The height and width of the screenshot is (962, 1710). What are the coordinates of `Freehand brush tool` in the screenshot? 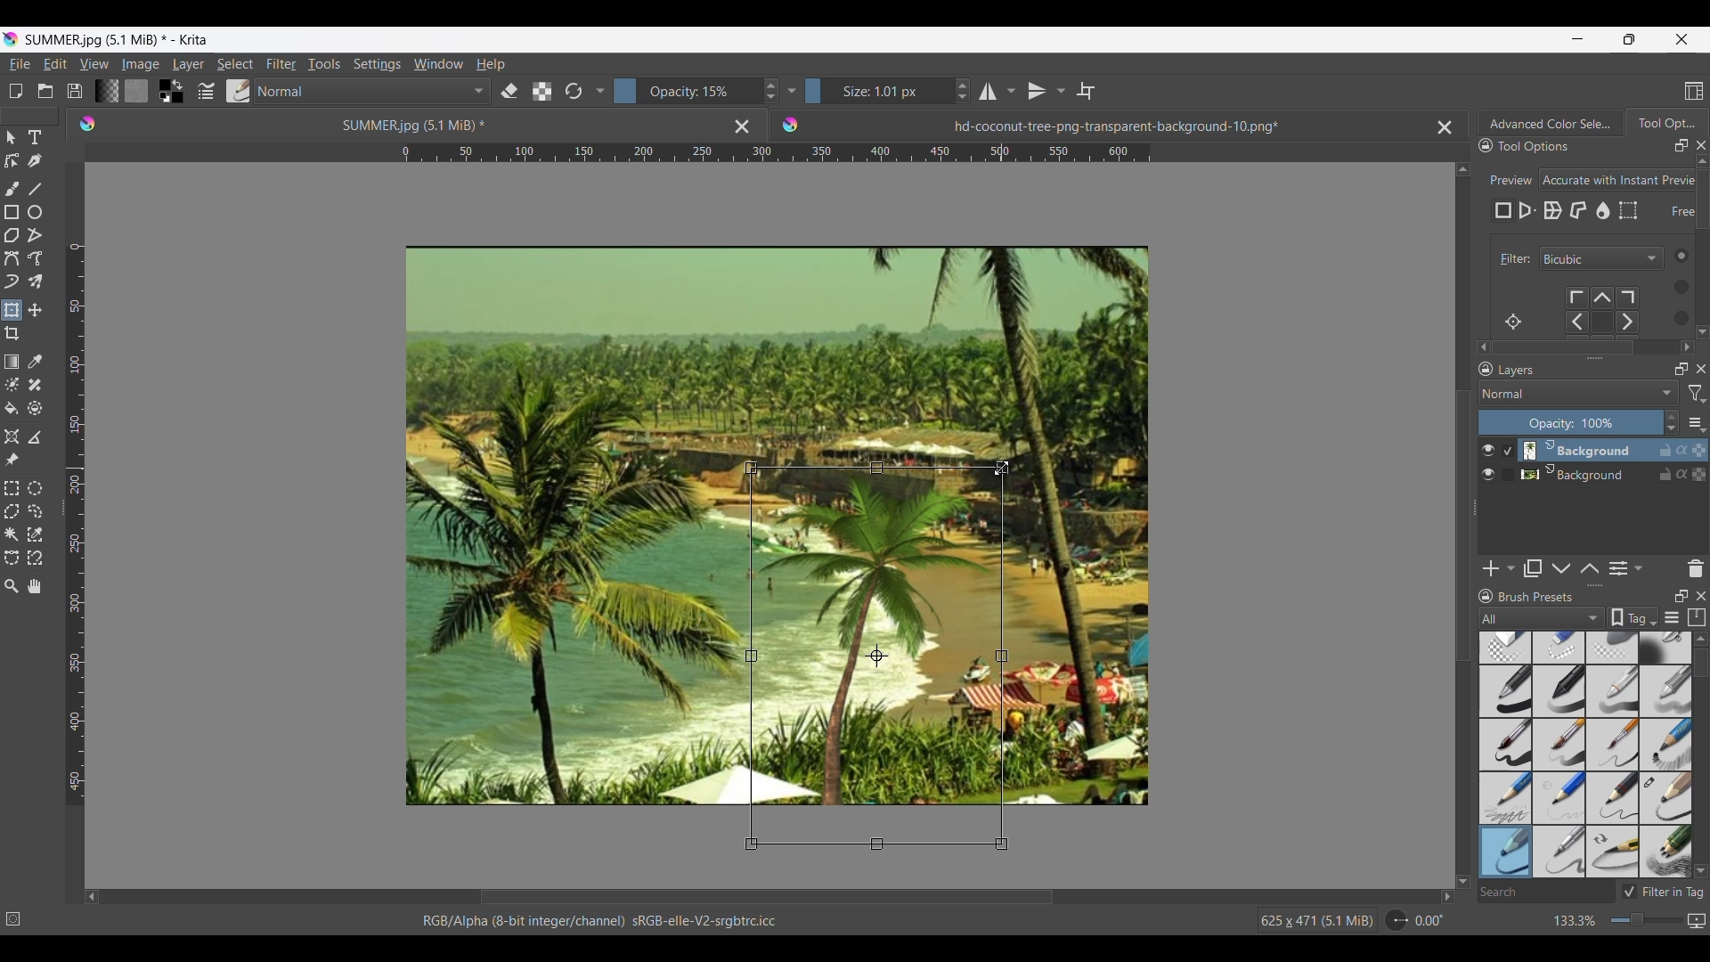 It's located at (12, 188).